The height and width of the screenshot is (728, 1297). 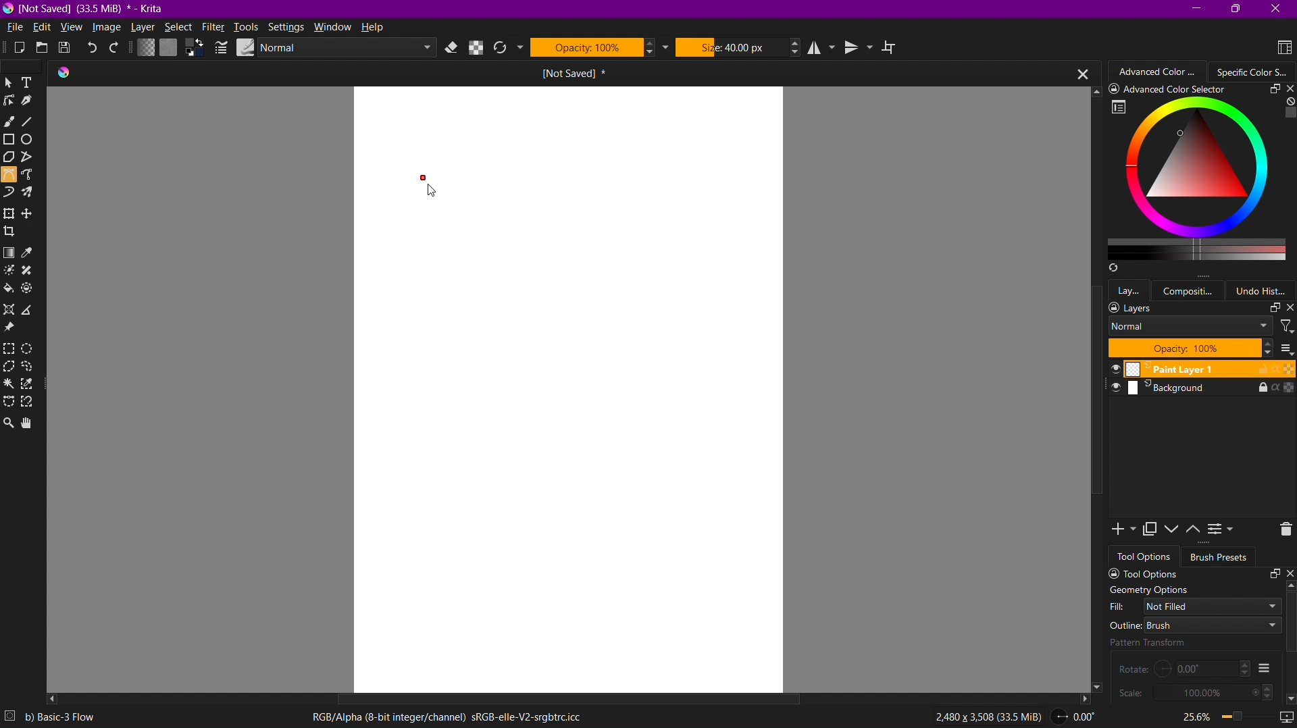 What do you see at coordinates (1160, 71) in the screenshot?
I see `Advanced Color Selector` at bounding box center [1160, 71].